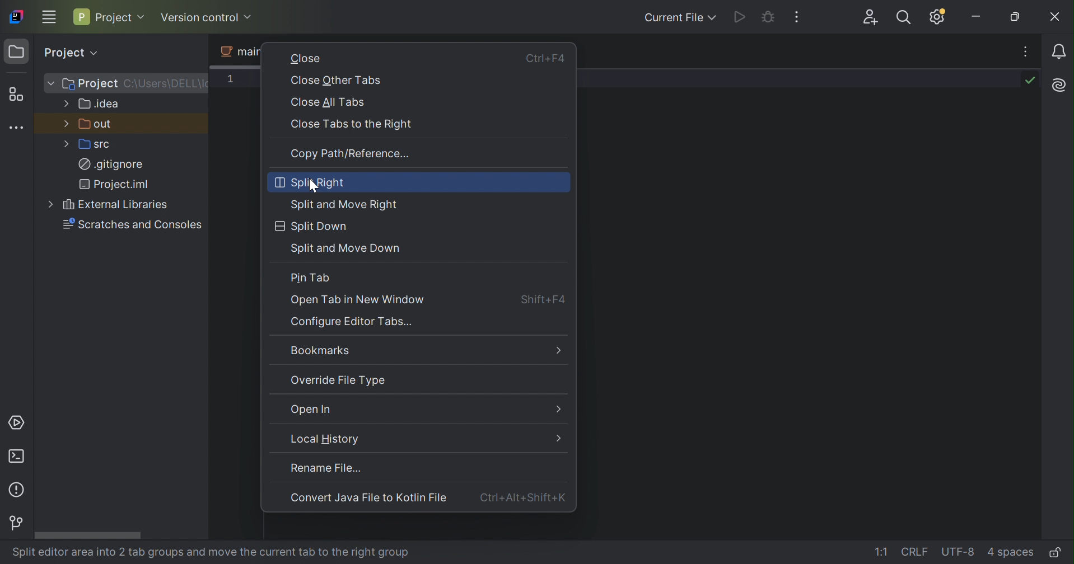 The width and height of the screenshot is (1074, 564). I want to click on C:\Users\DELL\, so click(166, 83).